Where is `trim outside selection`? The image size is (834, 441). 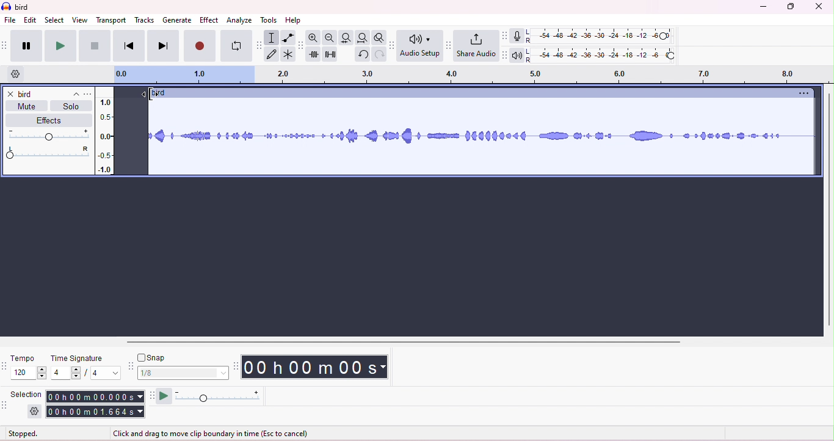
trim outside selection is located at coordinates (314, 55).